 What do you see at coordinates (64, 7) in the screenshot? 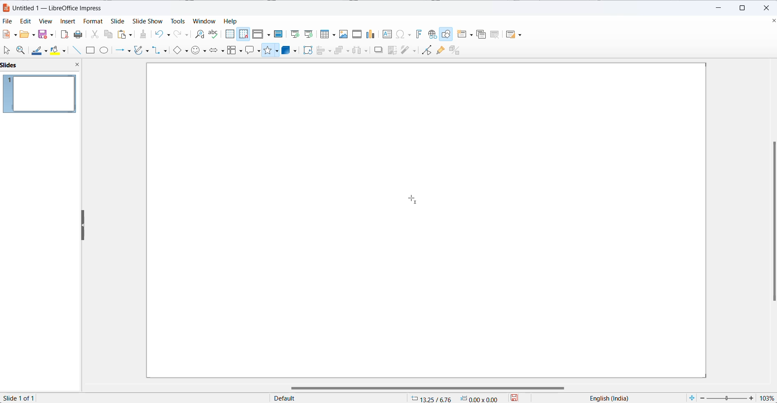
I see `Untitled 1-LibreOffice Impress` at bounding box center [64, 7].